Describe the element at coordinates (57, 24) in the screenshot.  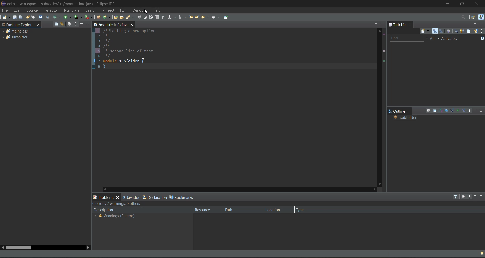
I see `collapse all` at that location.